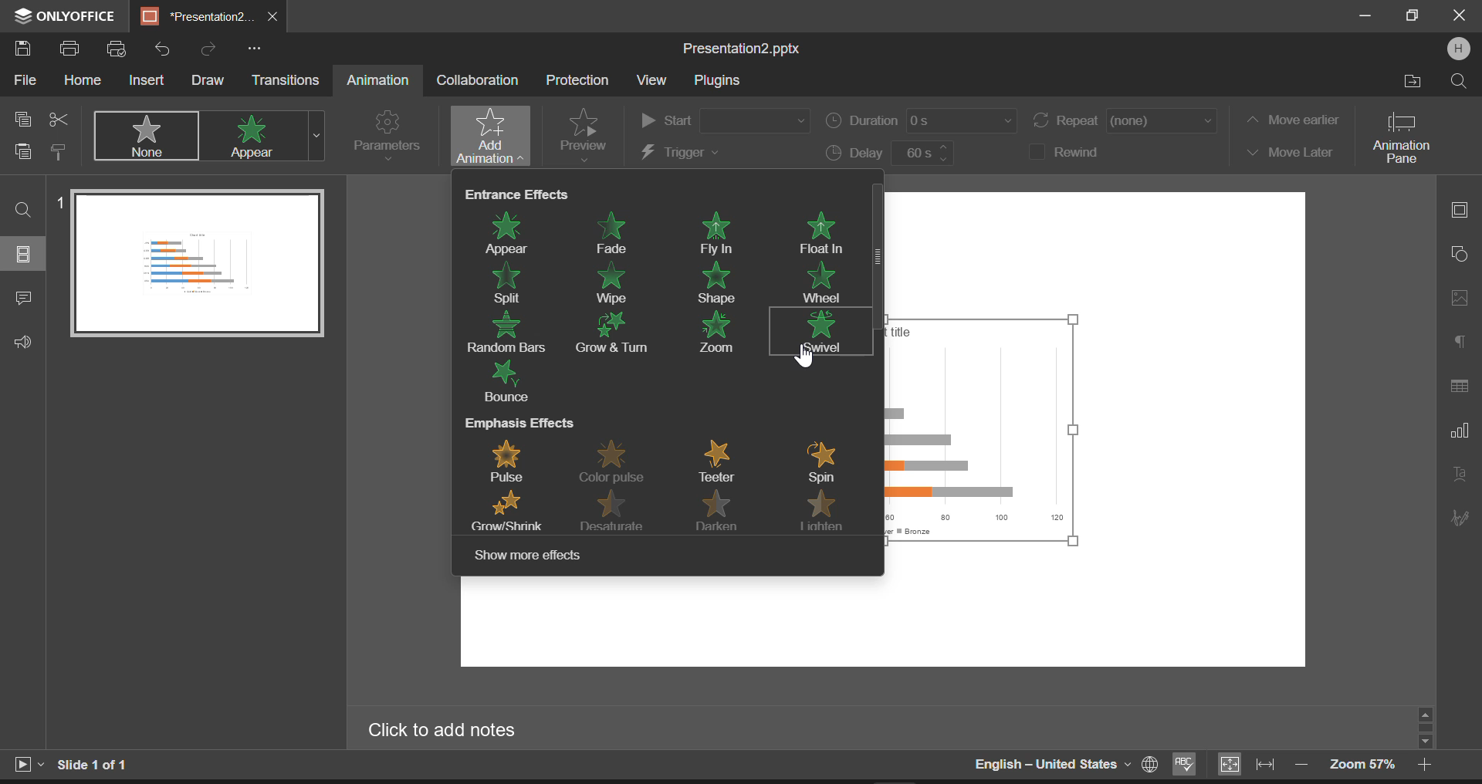  I want to click on Minimize, so click(1414, 16).